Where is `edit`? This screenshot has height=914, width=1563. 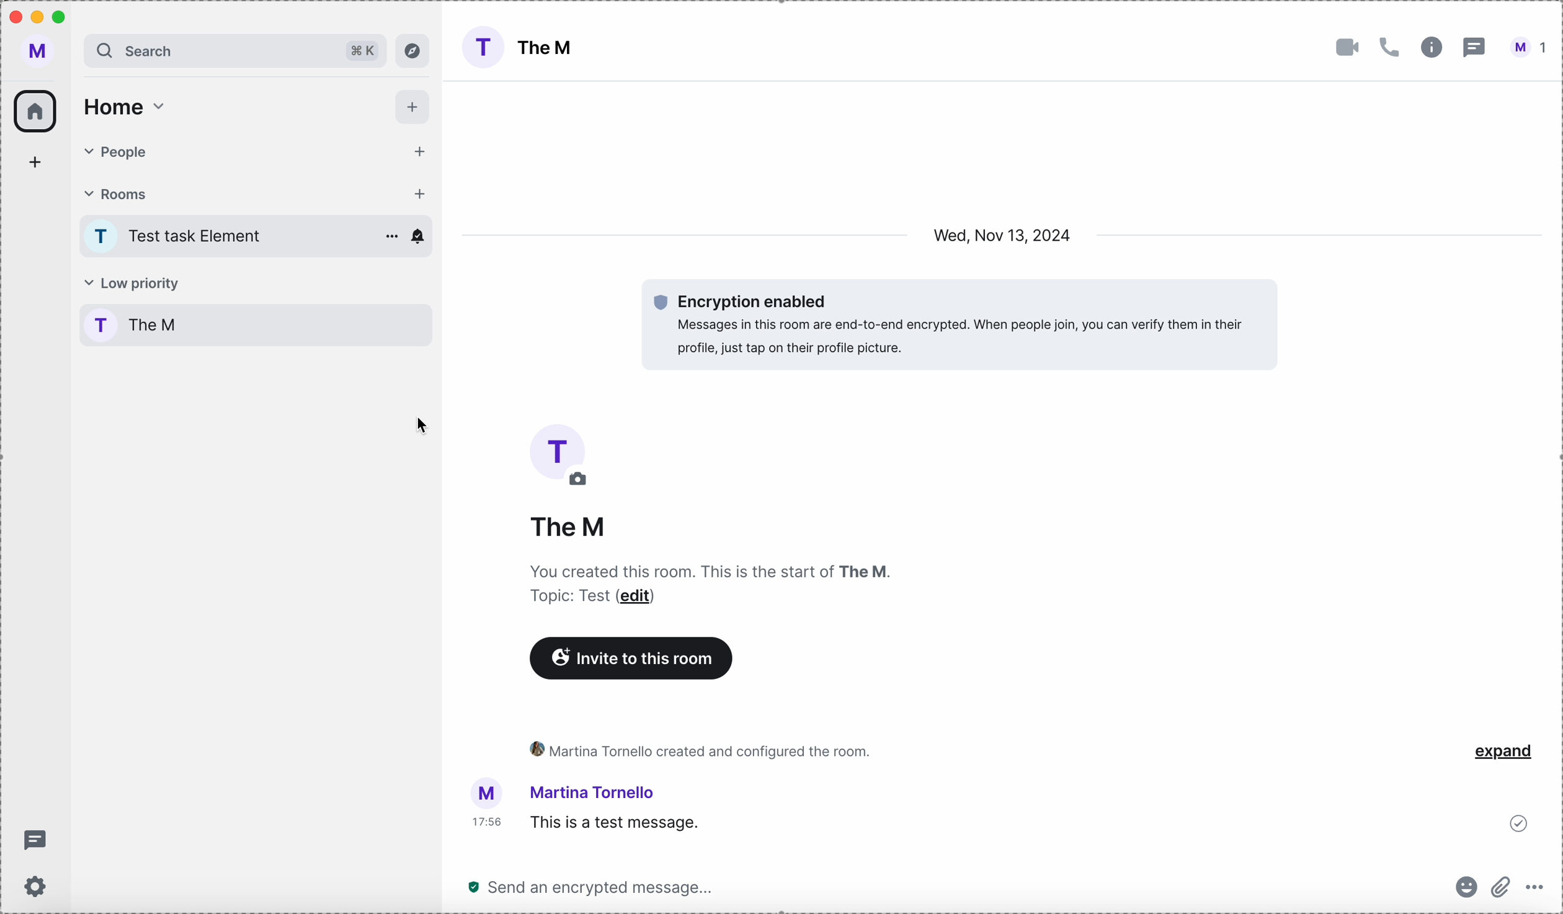 edit is located at coordinates (643, 597).